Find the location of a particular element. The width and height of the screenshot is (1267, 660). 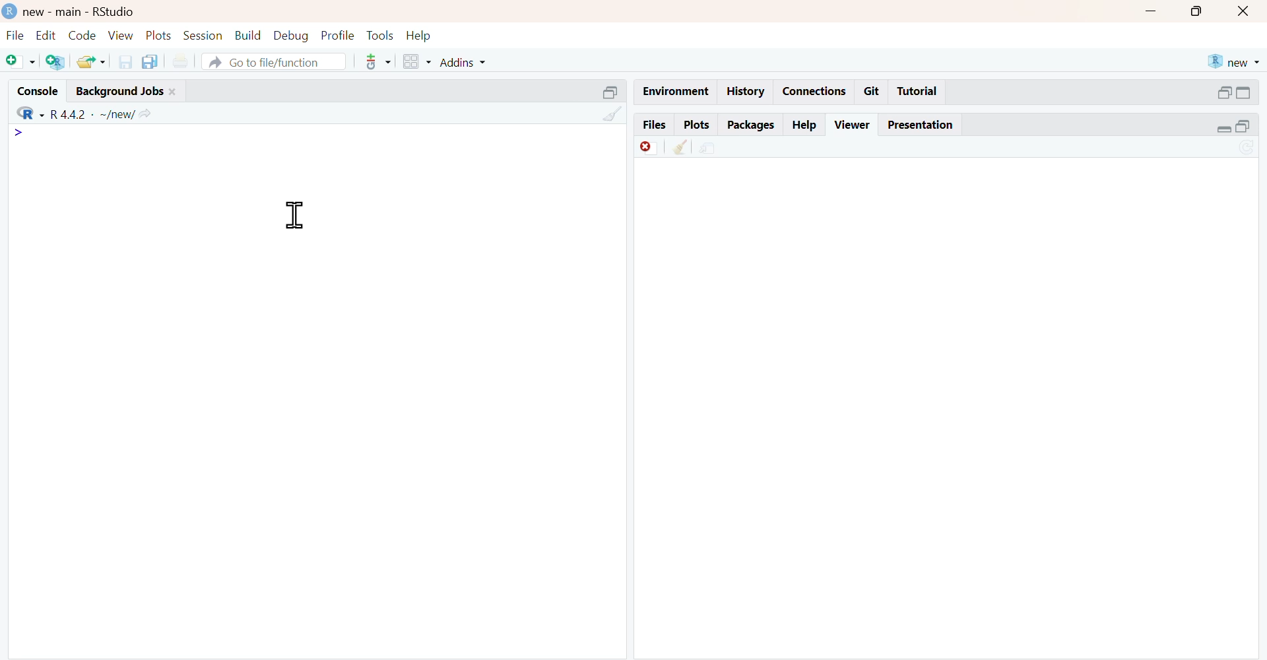

close is located at coordinates (174, 92).